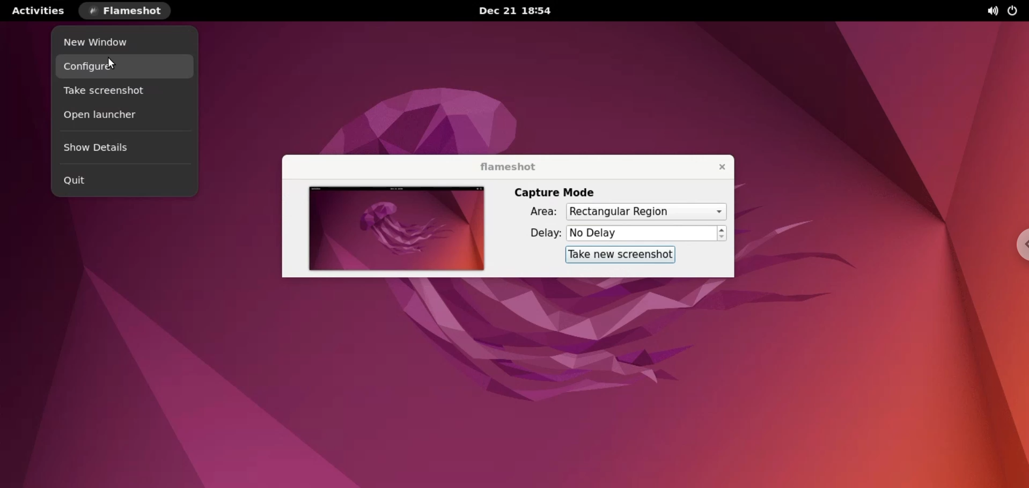 The width and height of the screenshot is (1029, 488). Describe the element at coordinates (37, 11) in the screenshot. I see `activities ` at that location.